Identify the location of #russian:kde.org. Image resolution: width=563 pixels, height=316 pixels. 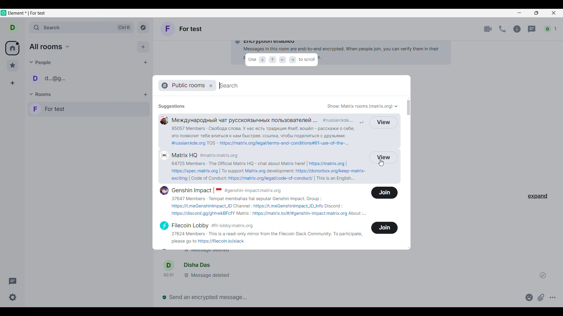
(186, 142).